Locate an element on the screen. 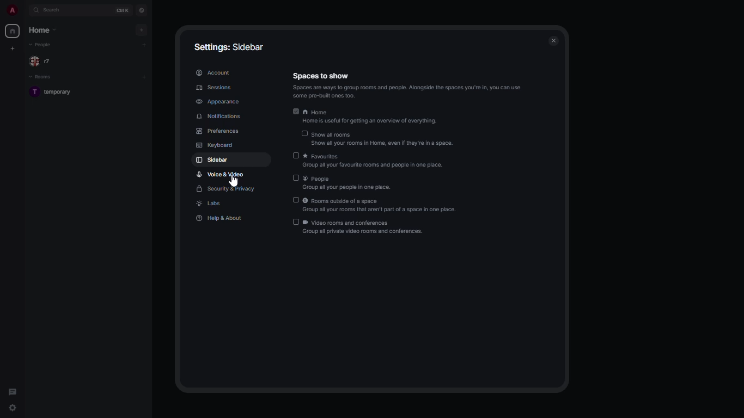 This screenshot has width=744, height=418. home is located at coordinates (372, 118).